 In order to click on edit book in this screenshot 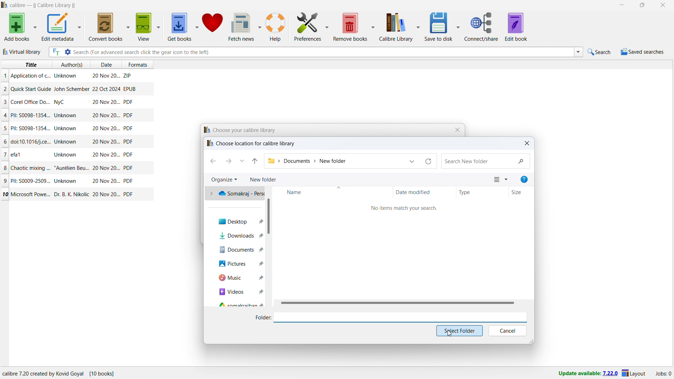, I will do `click(516, 27)`.